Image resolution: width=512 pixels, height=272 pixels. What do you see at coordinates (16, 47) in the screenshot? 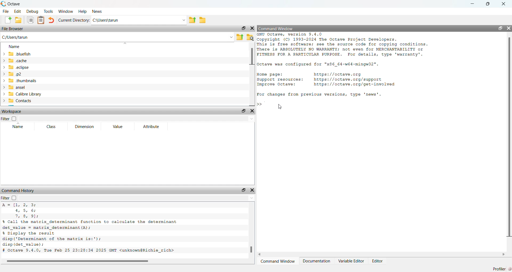
I see `name` at bounding box center [16, 47].